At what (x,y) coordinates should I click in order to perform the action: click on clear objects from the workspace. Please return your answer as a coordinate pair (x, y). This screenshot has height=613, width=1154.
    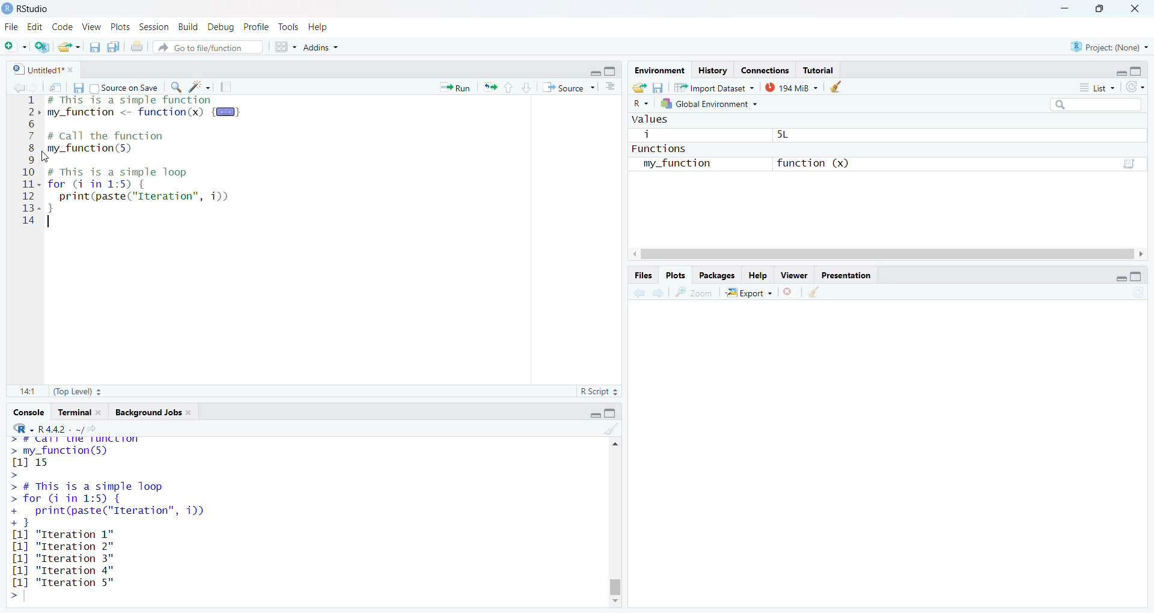
    Looking at the image, I should click on (838, 88).